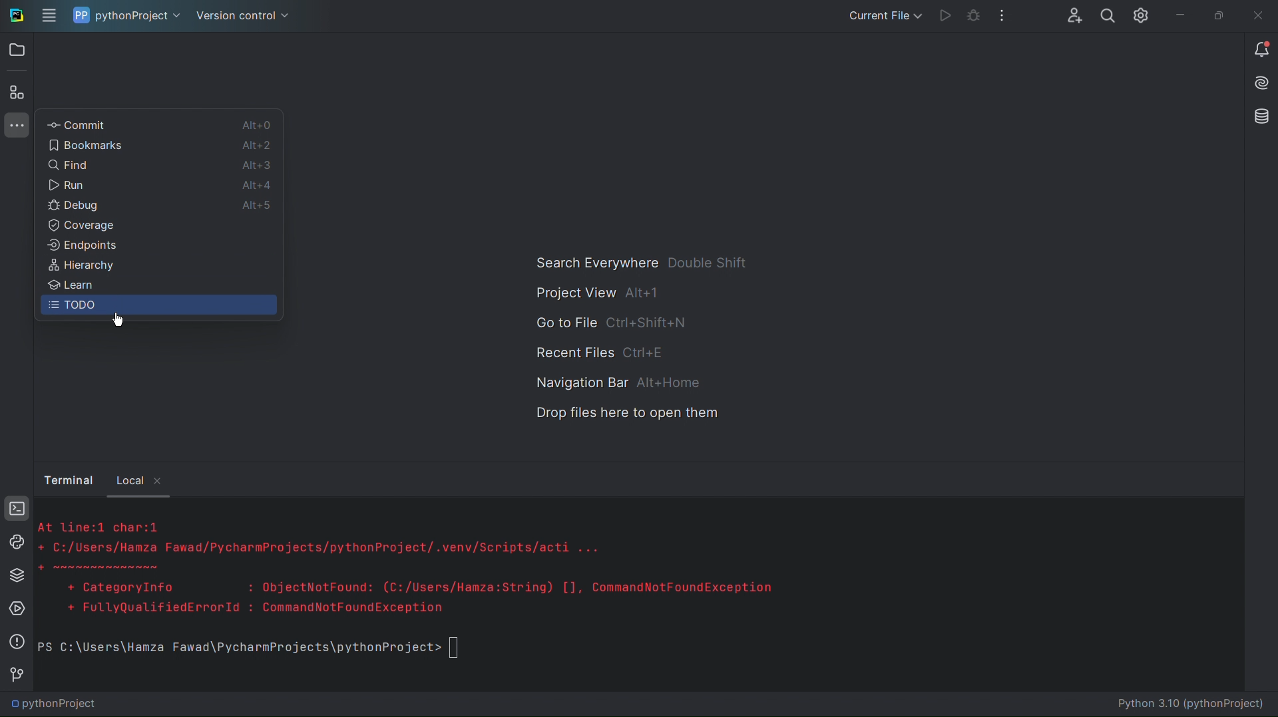  Describe the element at coordinates (119, 321) in the screenshot. I see `Cursor at TODO` at that location.